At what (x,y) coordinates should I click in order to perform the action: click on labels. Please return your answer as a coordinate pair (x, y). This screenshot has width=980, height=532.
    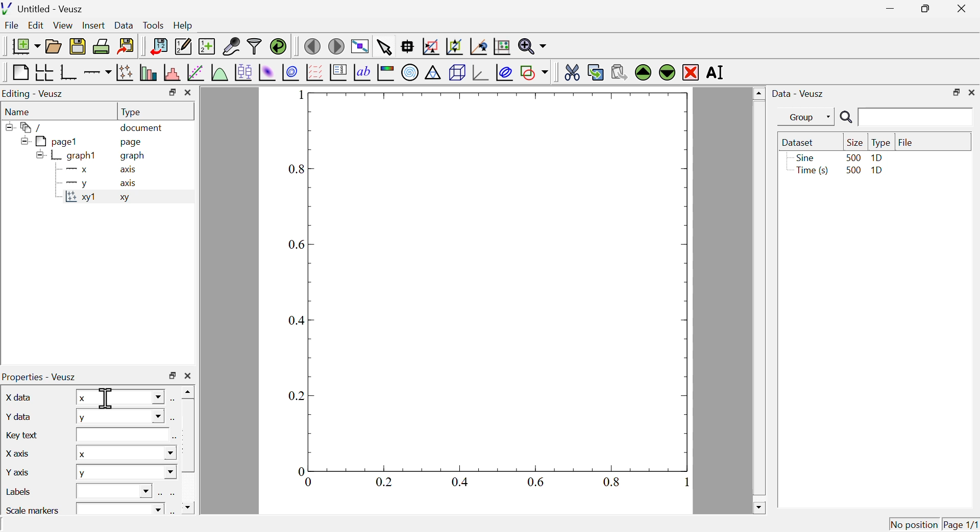
    Looking at the image, I should click on (20, 492).